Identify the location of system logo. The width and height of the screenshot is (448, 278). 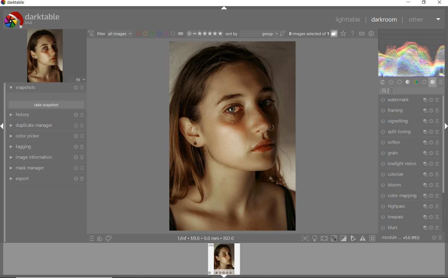
(35, 19).